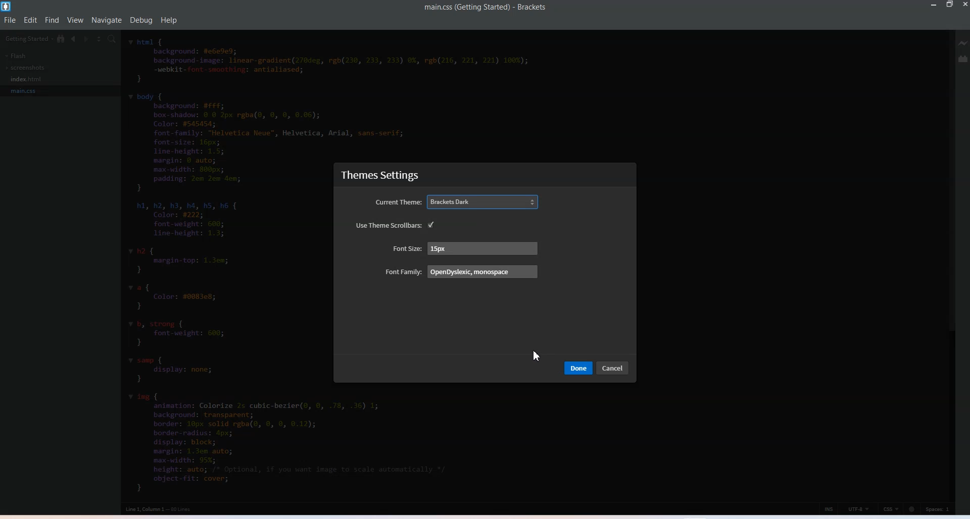  What do you see at coordinates (31, 20) in the screenshot?
I see `Edit` at bounding box center [31, 20].